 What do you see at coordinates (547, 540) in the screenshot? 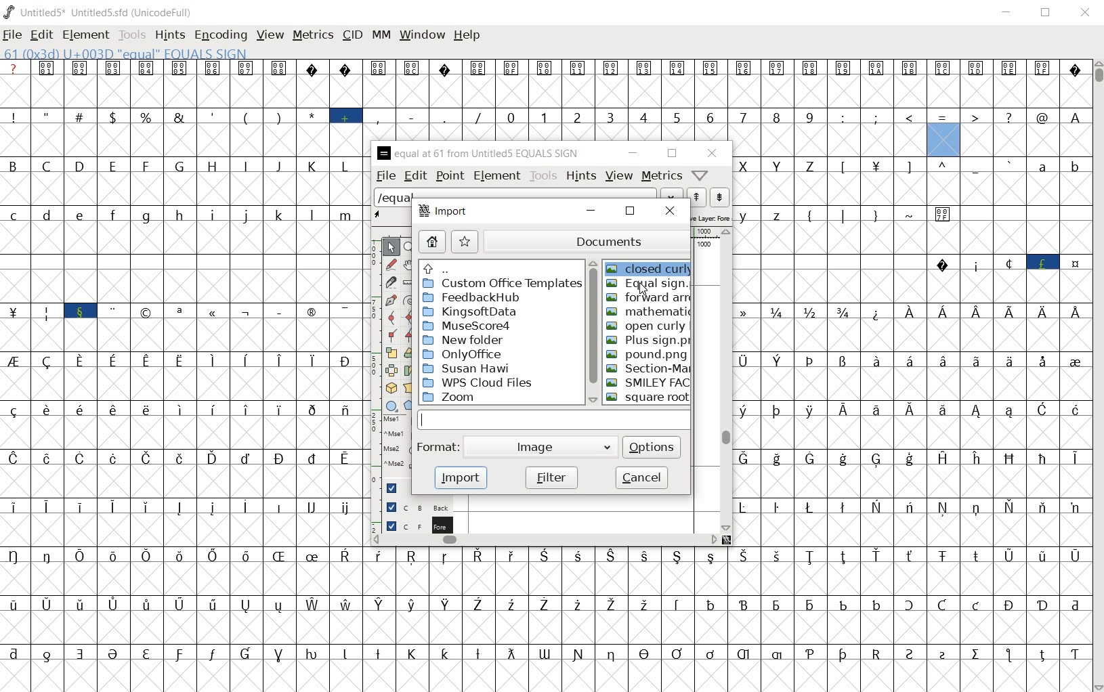
I see `scrollbar` at bounding box center [547, 540].